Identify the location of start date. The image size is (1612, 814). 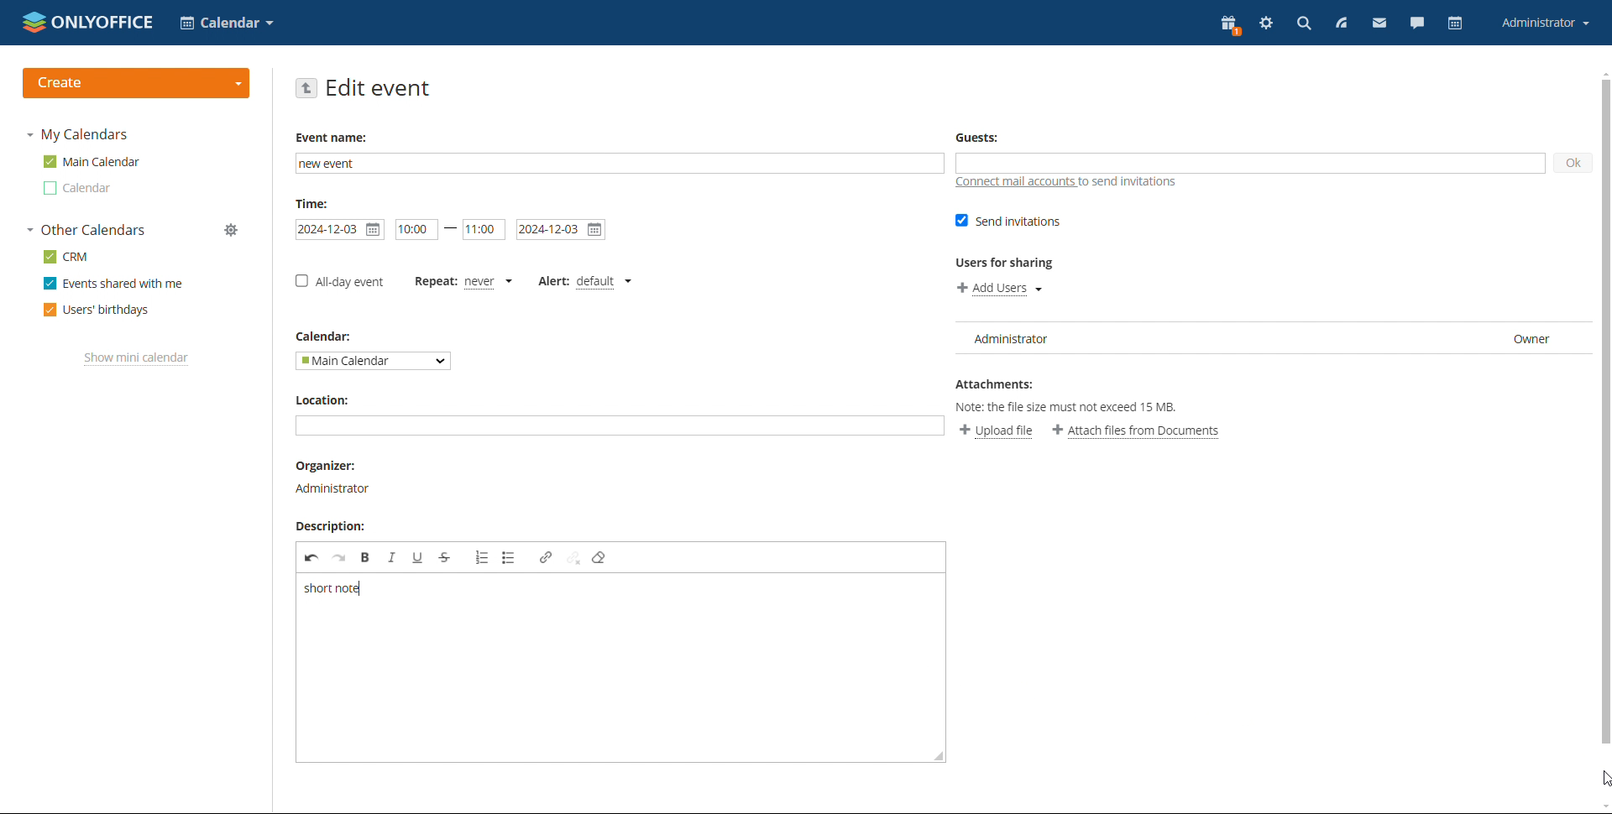
(339, 230).